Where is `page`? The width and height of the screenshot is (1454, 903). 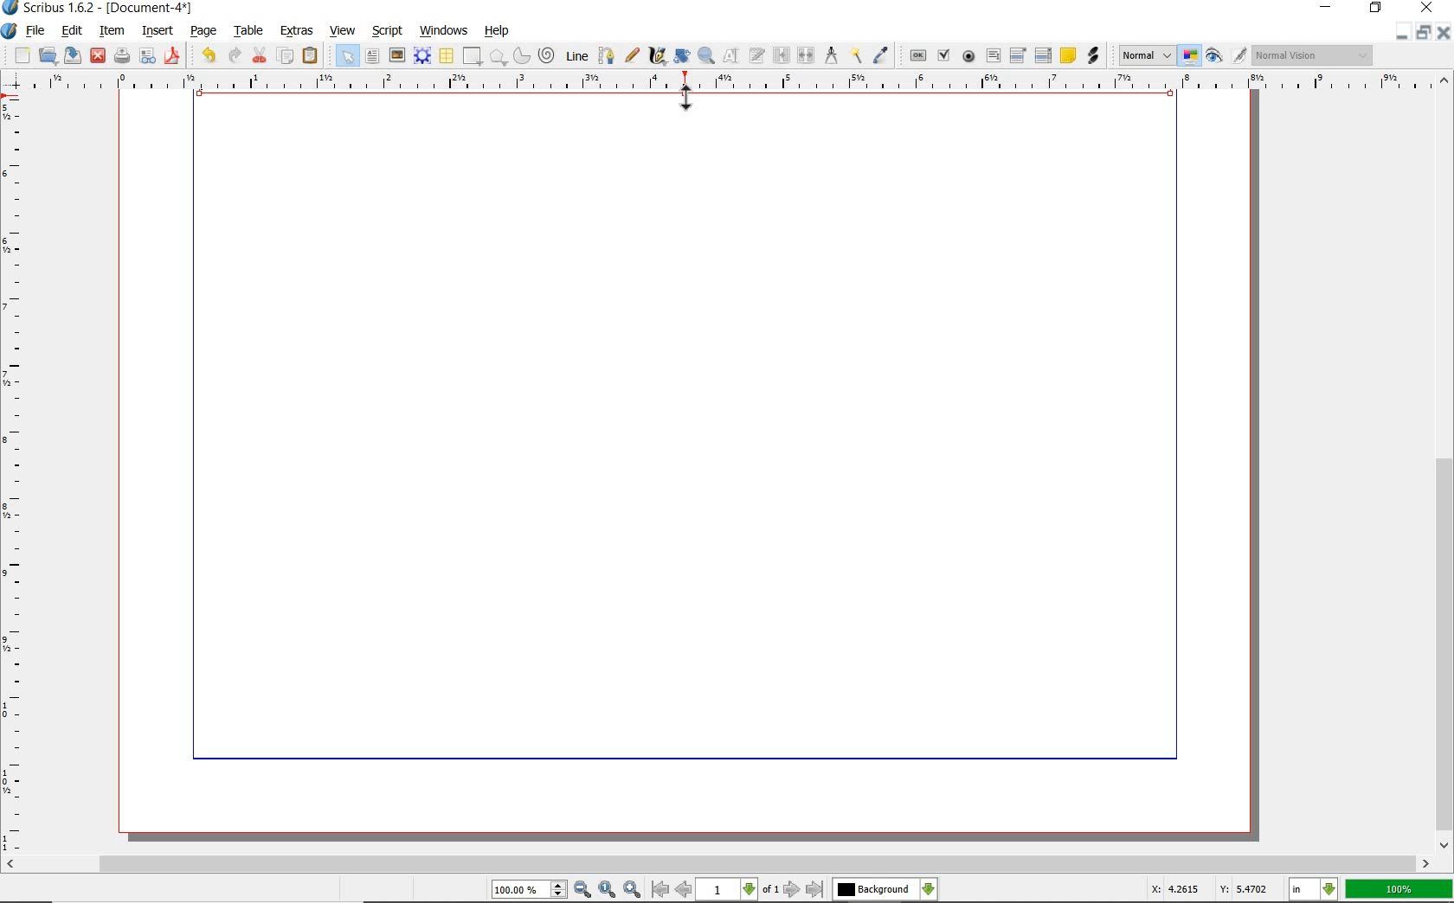 page is located at coordinates (205, 32).